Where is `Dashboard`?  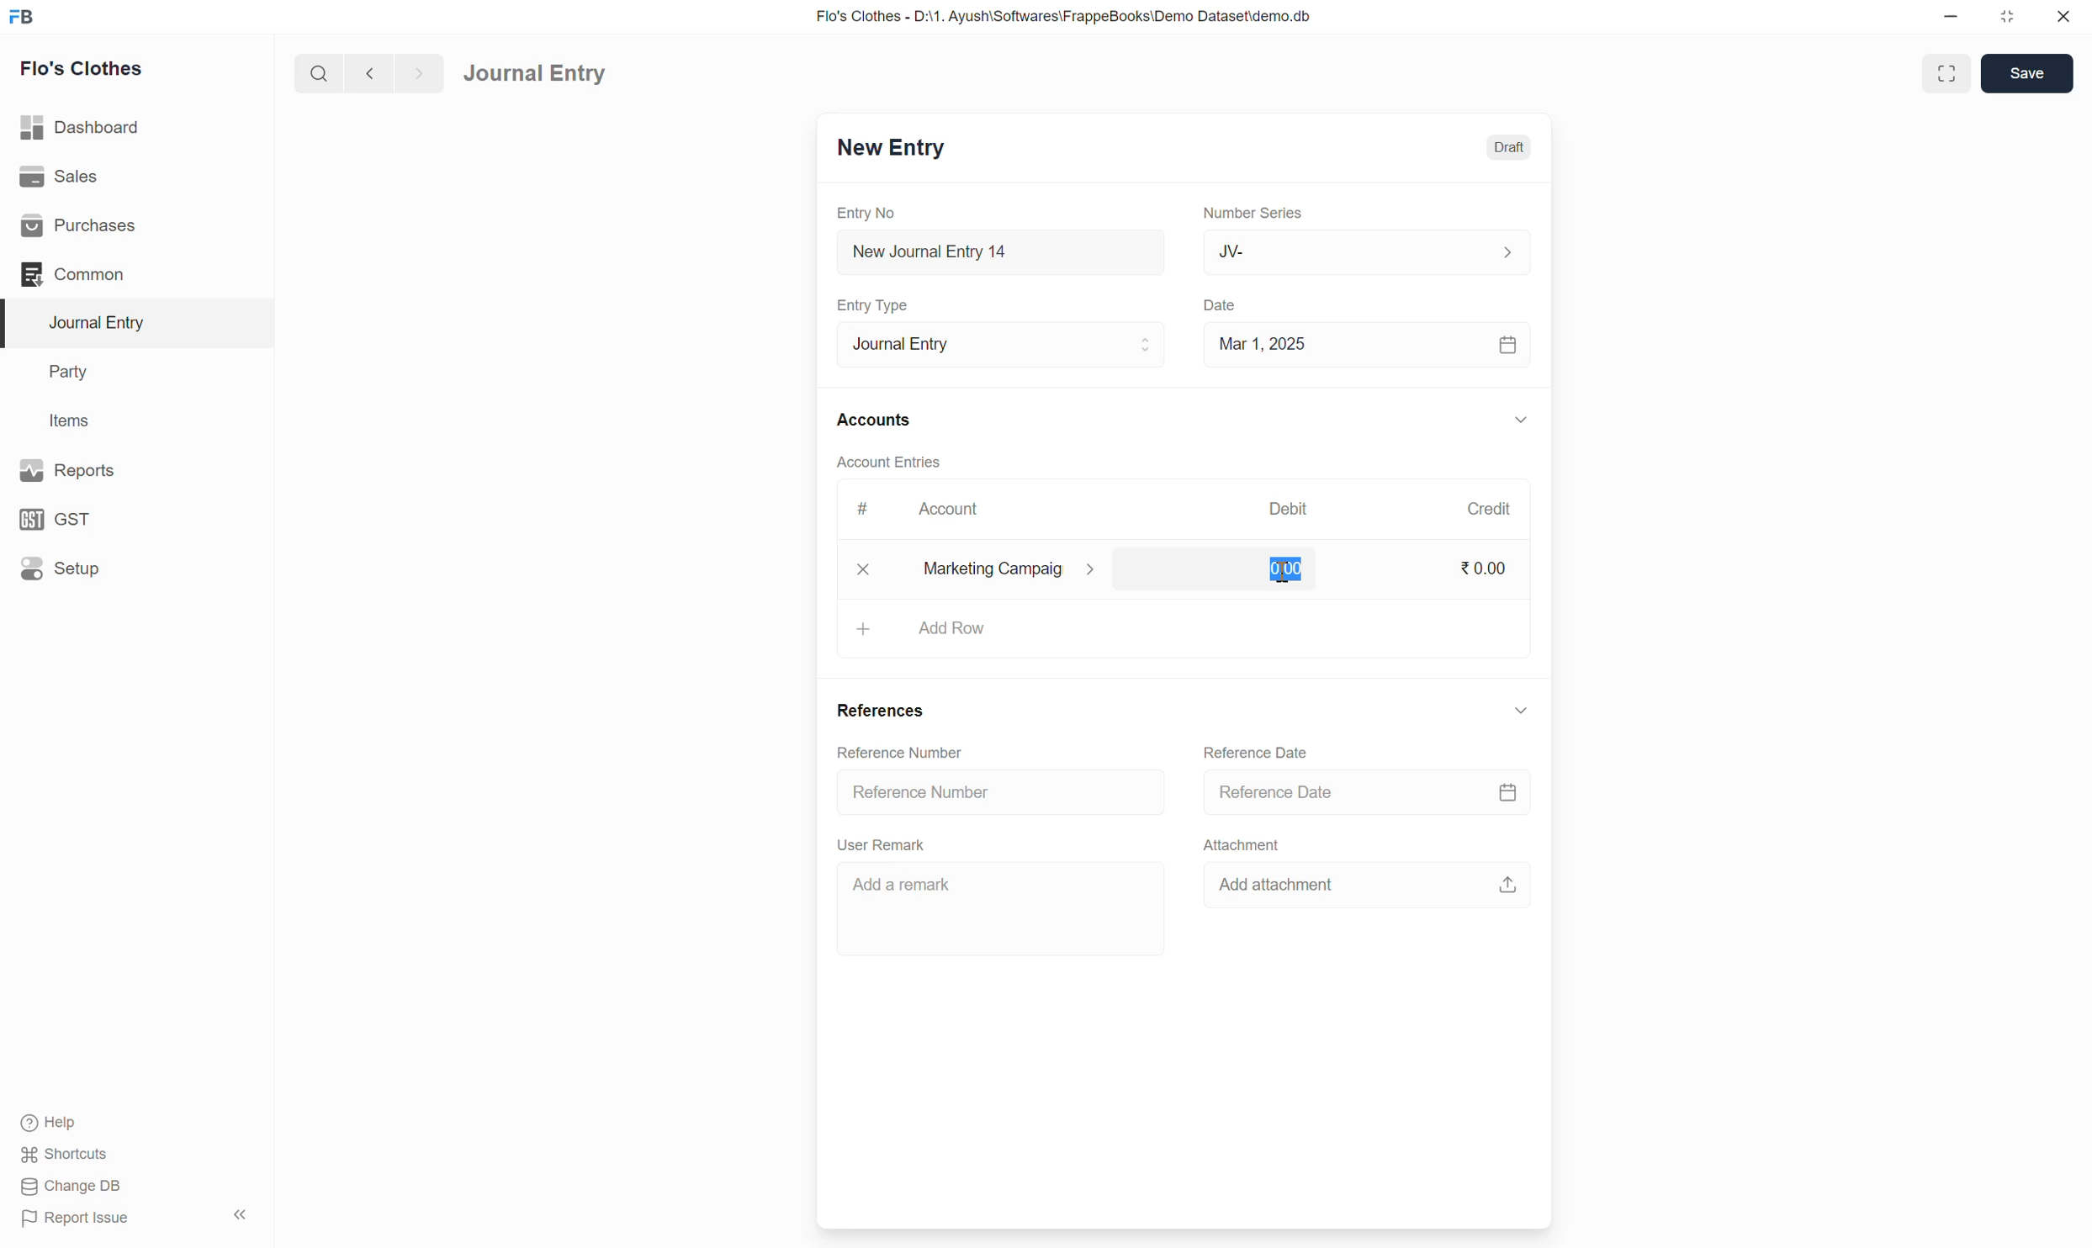 Dashboard is located at coordinates (82, 126).